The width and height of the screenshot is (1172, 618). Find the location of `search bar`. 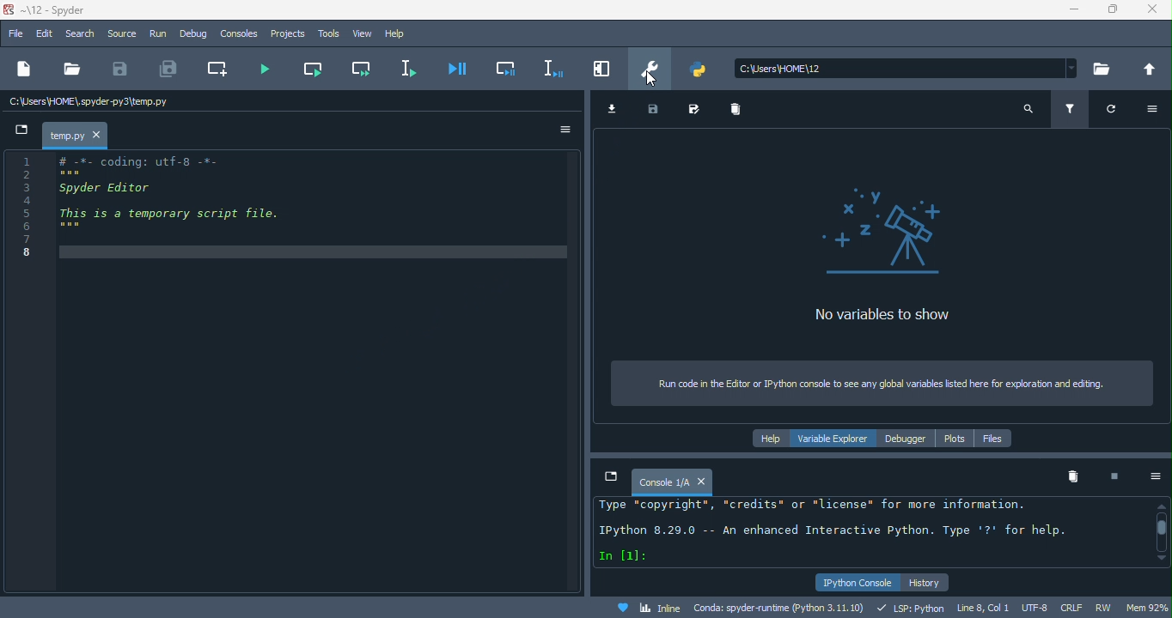

search bar is located at coordinates (908, 68).